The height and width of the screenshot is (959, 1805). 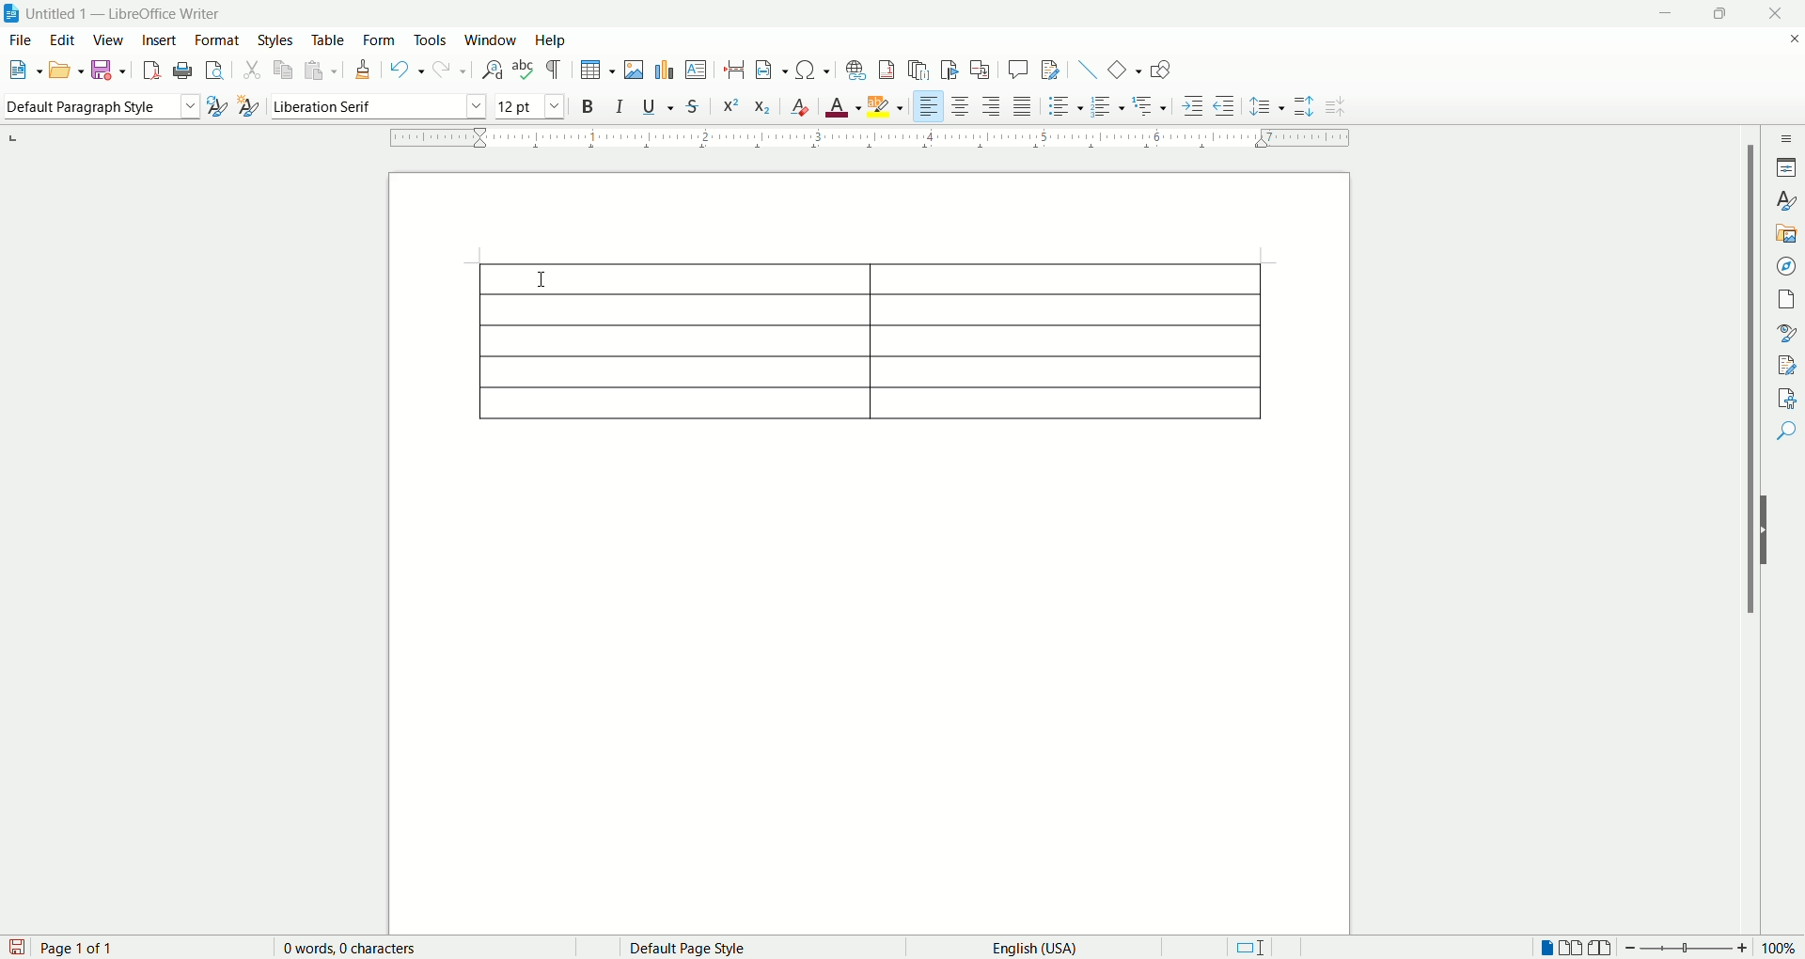 I want to click on navigator, so click(x=1786, y=266).